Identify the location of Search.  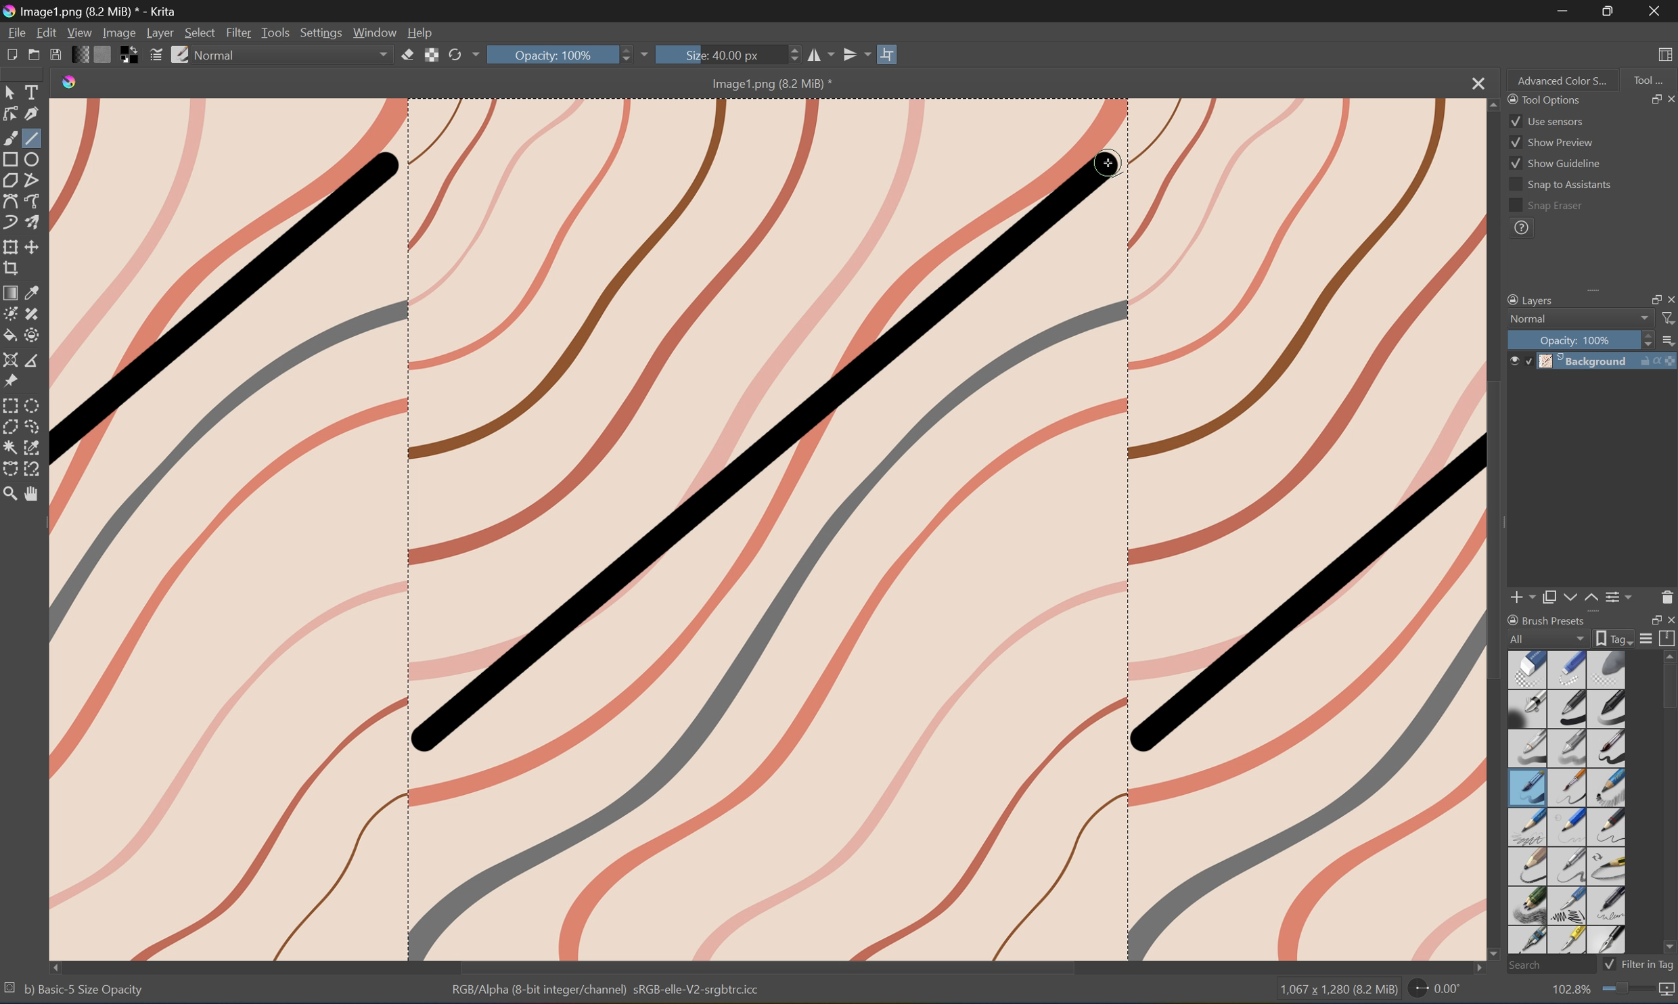
(1547, 964).